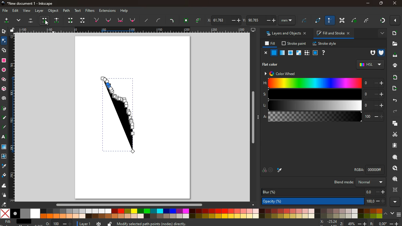 This screenshot has width=402, height=226. What do you see at coordinates (147, 20) in the screenshot?
I see `diagonal` at bounding box center [147, 20].